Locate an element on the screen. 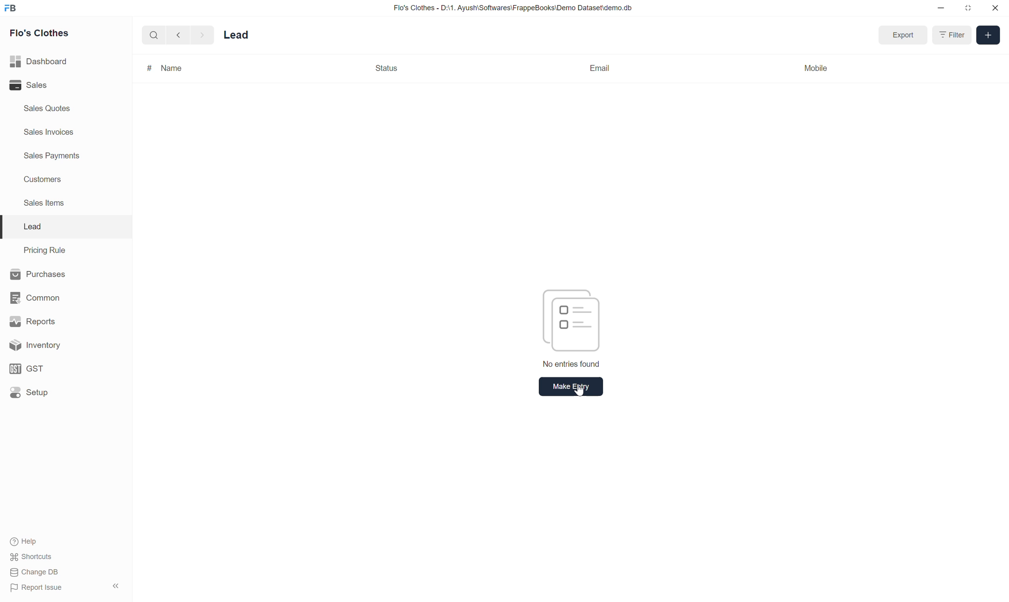  Make entry is located at coordinates (566, 387).